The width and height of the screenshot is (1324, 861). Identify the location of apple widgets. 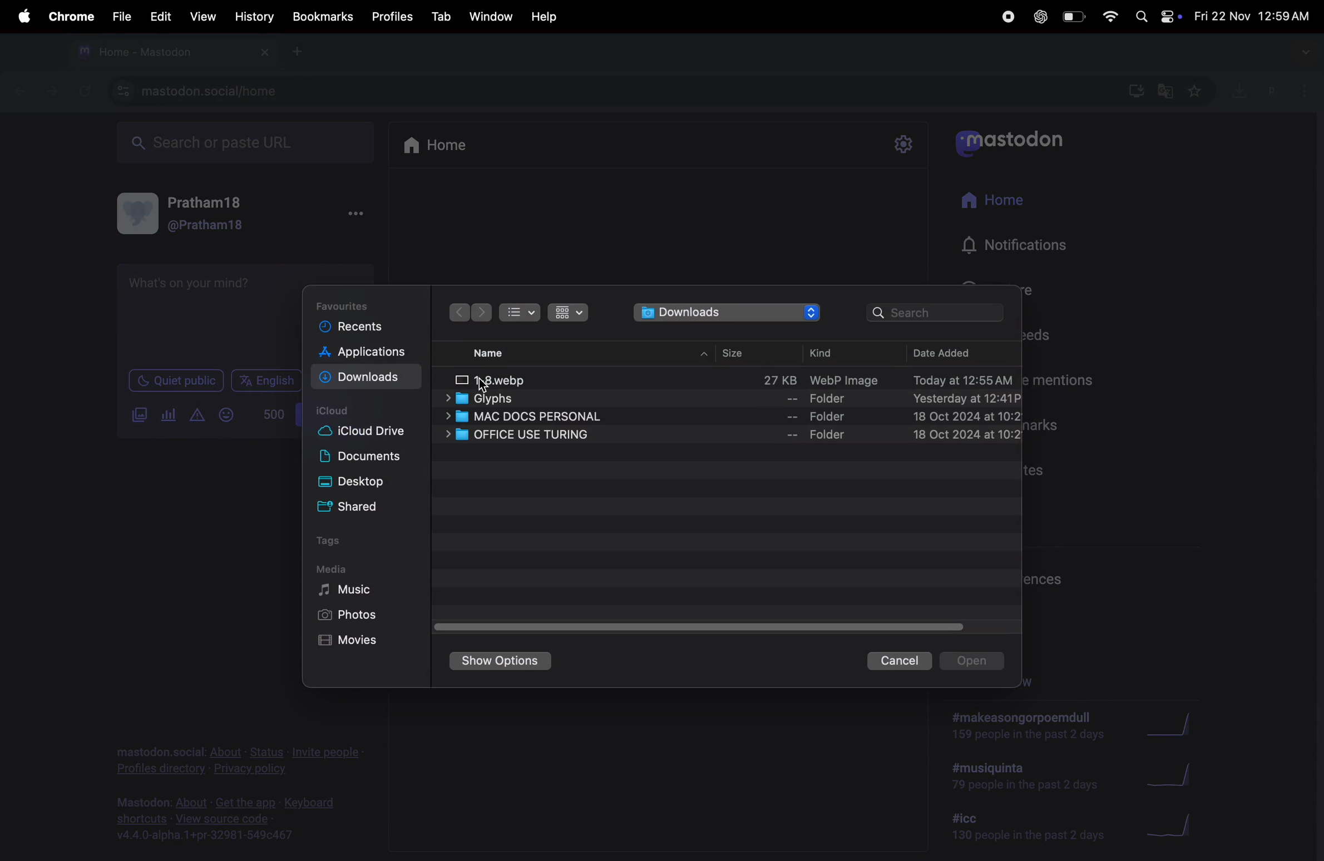
(1172, 16).